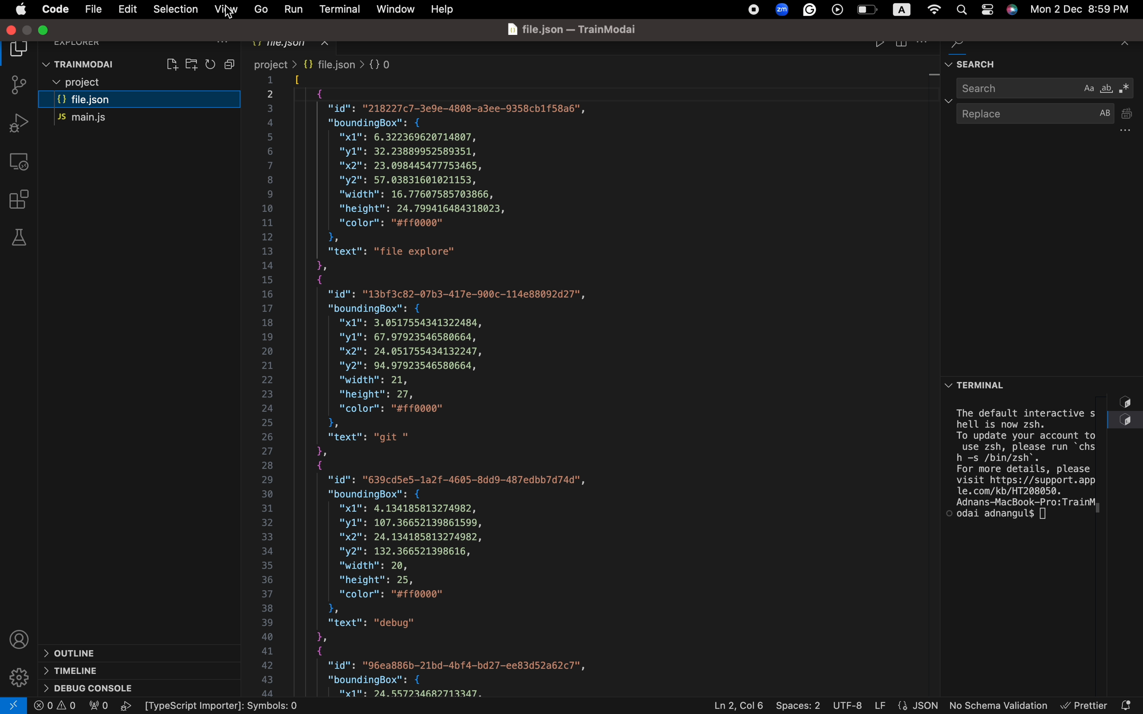  What do you see at coordinates (330, 64) in the screenshot?
I see `Breadcrumb` at bounding box center [330, 64].